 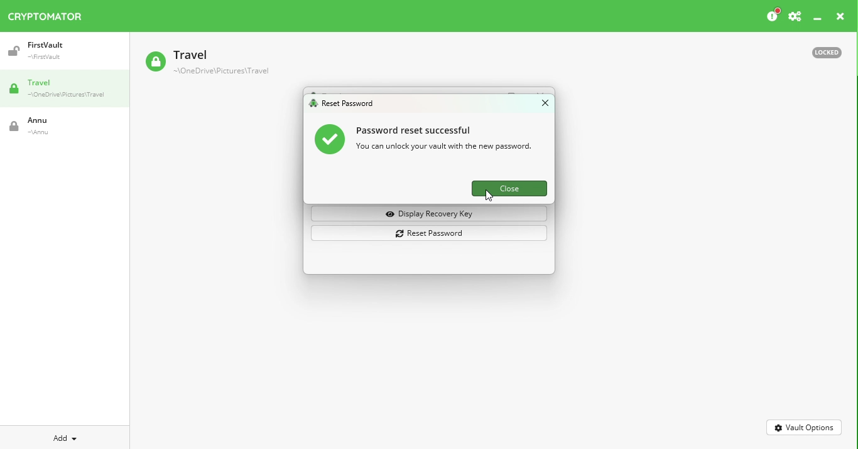 What do you see at coordinates (345, 104) in the screenshot?
I see `Reset password` at bounding box center [345, 104].